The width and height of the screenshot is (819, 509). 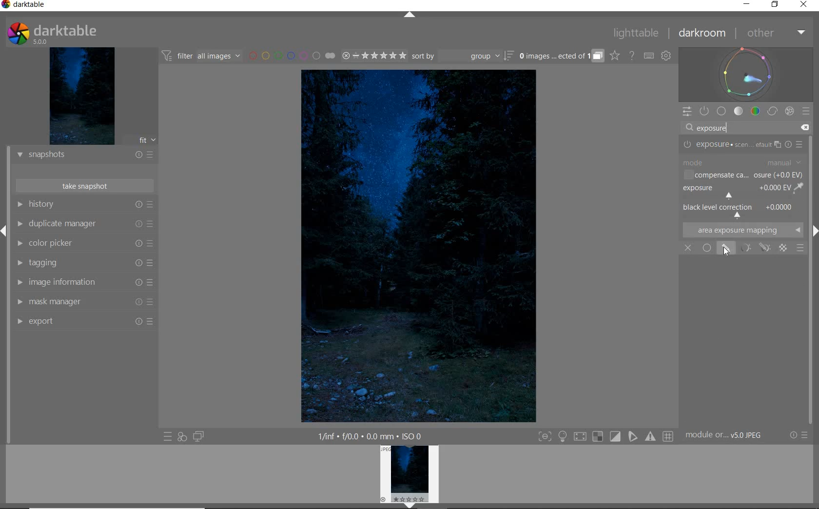 I want to click on MODULE...v5.0 JPEG, so click(x=724, y=436).